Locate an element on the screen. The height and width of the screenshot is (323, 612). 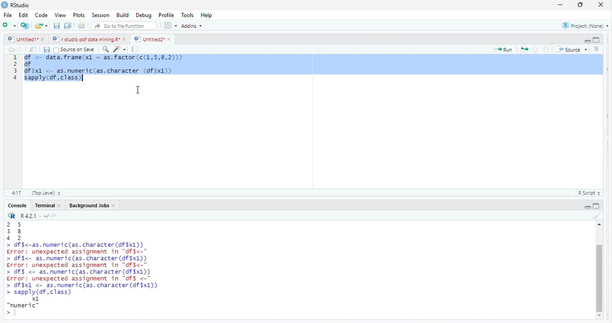
1:1 is located at coordinates (17, 193).